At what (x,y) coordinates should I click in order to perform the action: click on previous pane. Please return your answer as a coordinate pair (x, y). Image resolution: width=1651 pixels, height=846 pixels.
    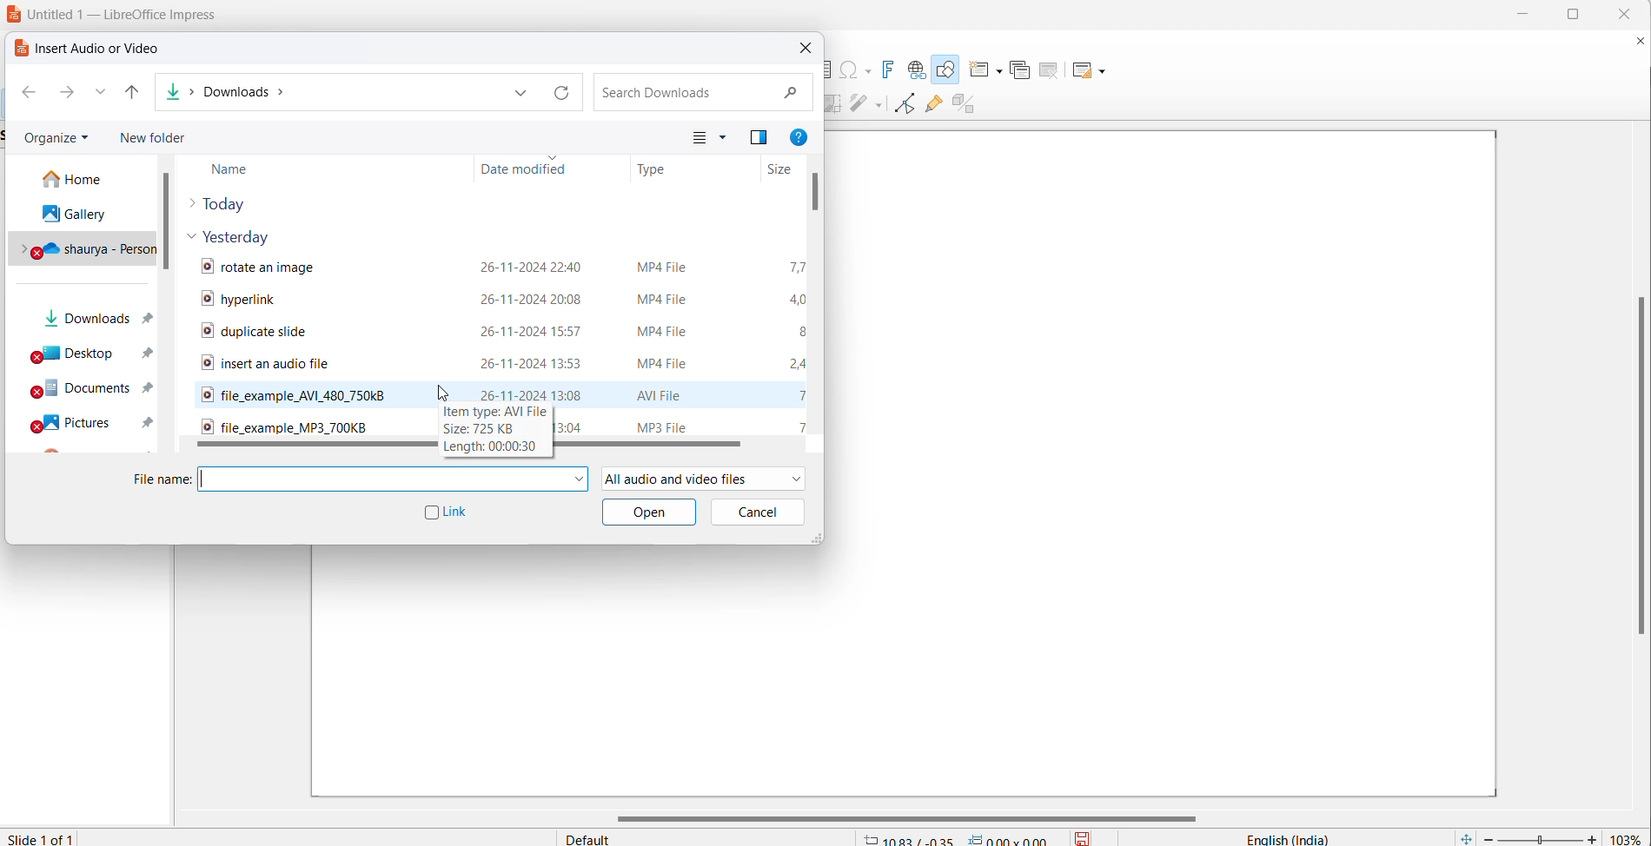
    Looking at the image, I should click on (763, 136).